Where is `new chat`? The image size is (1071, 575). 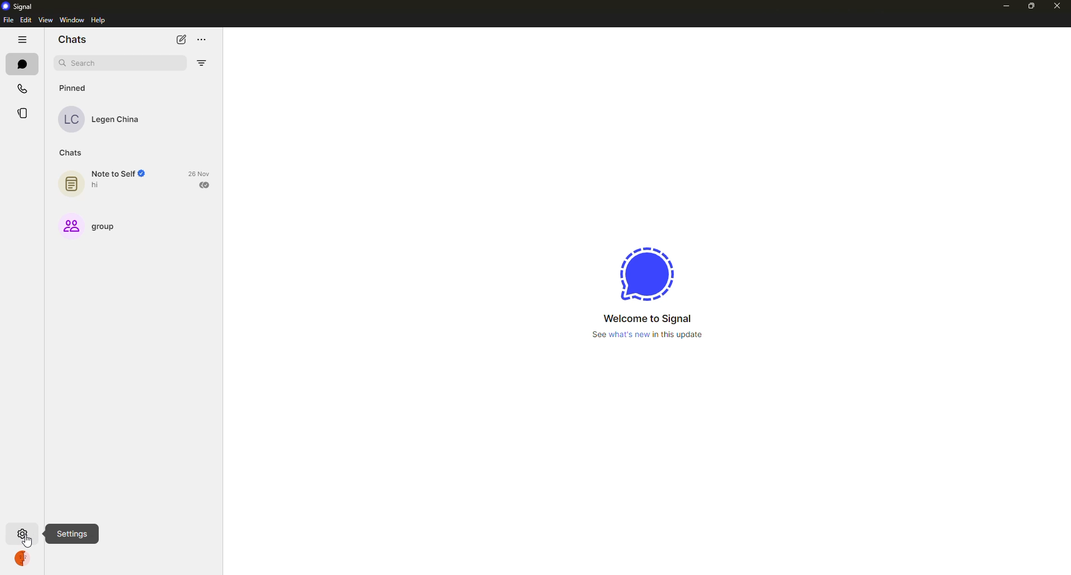
new chat is located at coordinates (181, 39).